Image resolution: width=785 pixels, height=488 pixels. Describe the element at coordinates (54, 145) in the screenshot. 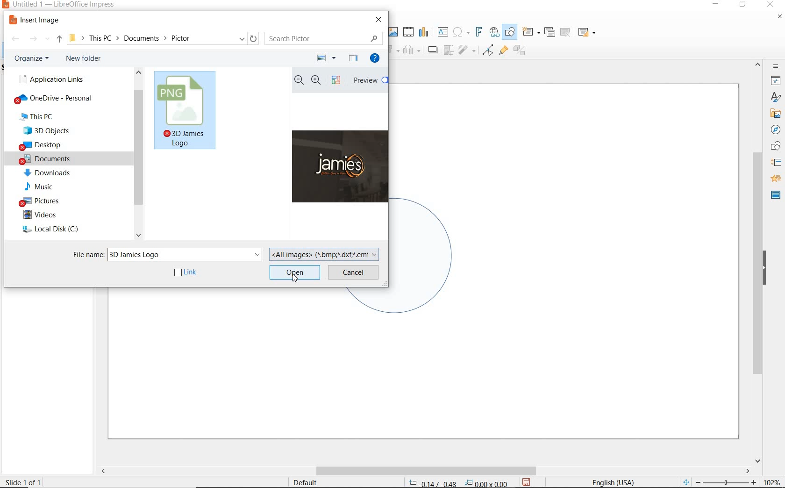

I see `desktop` at that location.